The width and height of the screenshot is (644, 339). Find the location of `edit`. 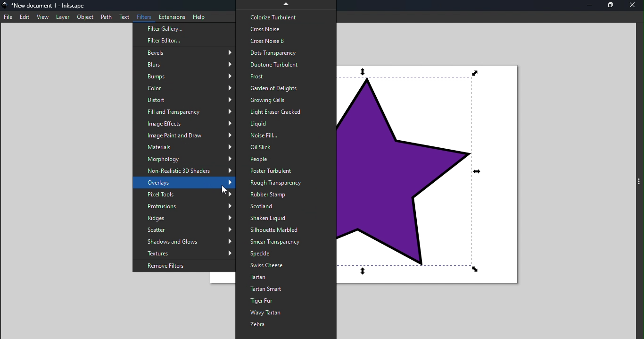

edit is located at coordinates (23, 17).